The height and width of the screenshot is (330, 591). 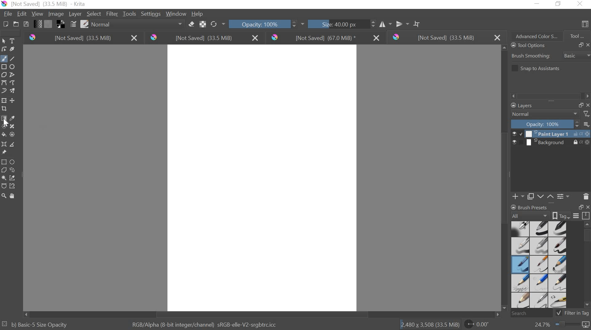 What do you see at coordinates (325, 37) in the screenshot?
I see `[not saved] (67.0 mb)` at bounding box center [325, 37].